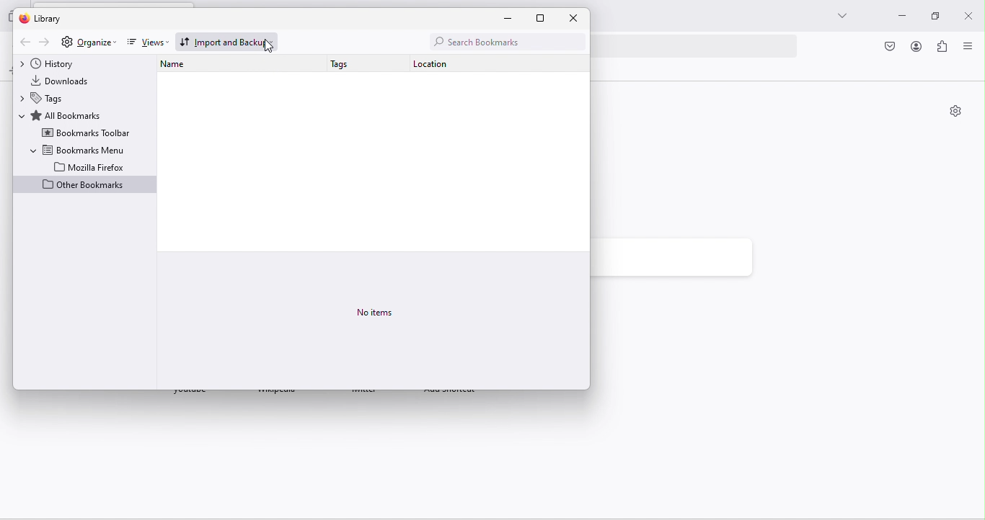  I want to click on more, so click(840, 16).